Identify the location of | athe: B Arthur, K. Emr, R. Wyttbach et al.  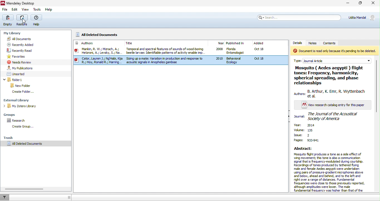
(329, 94).